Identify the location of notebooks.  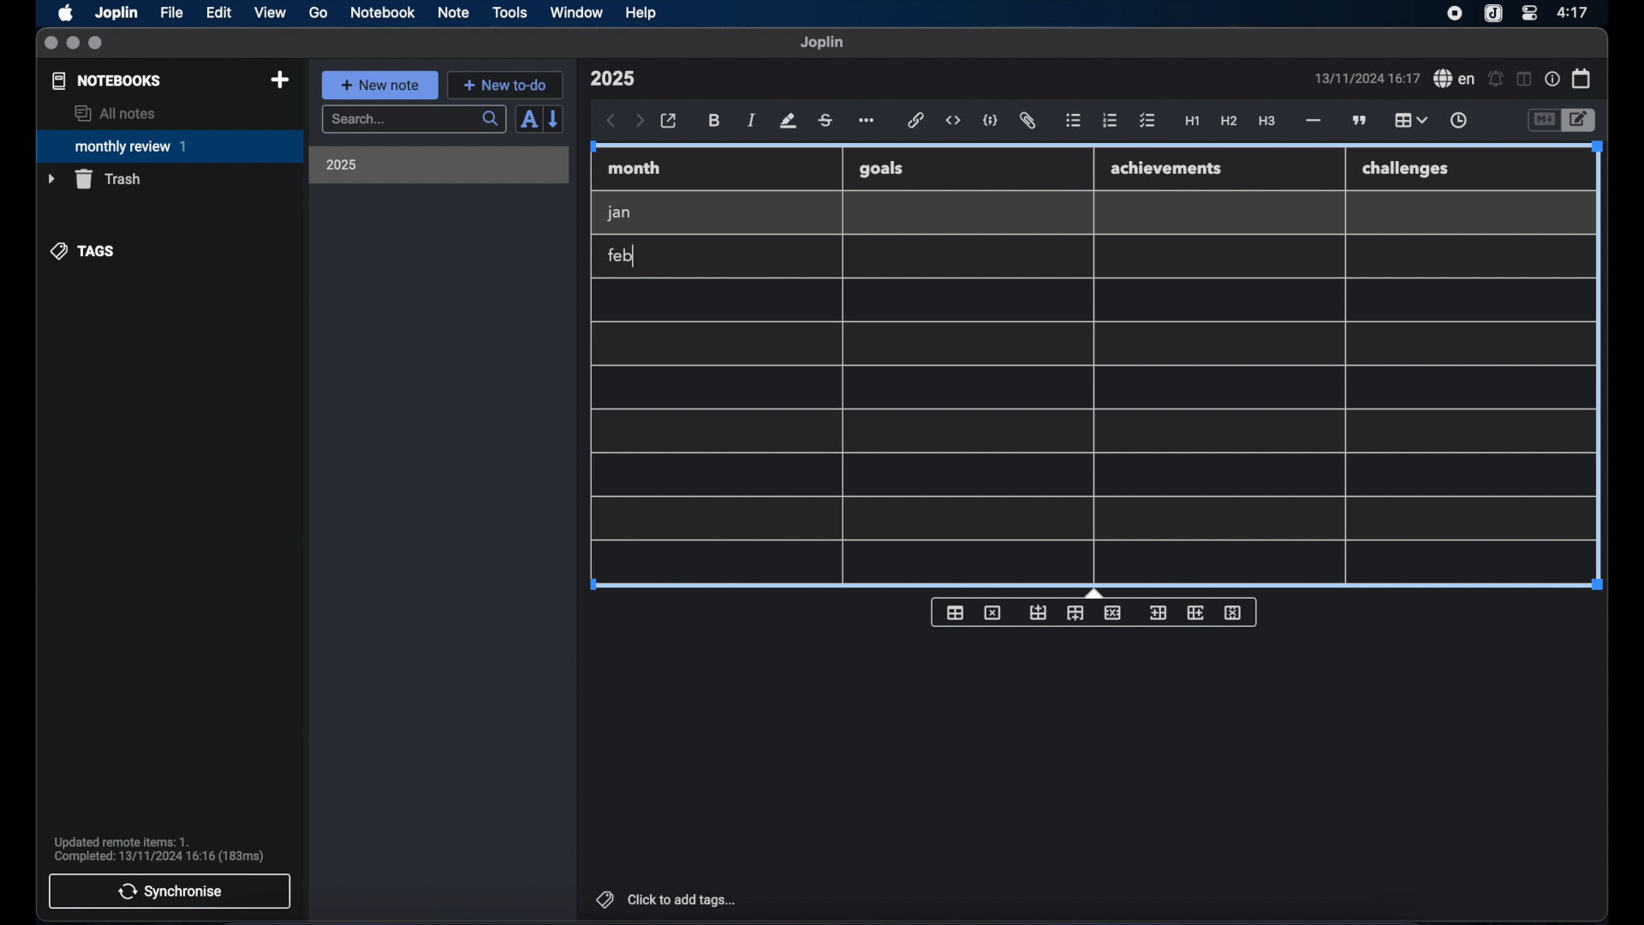
(107, 81).